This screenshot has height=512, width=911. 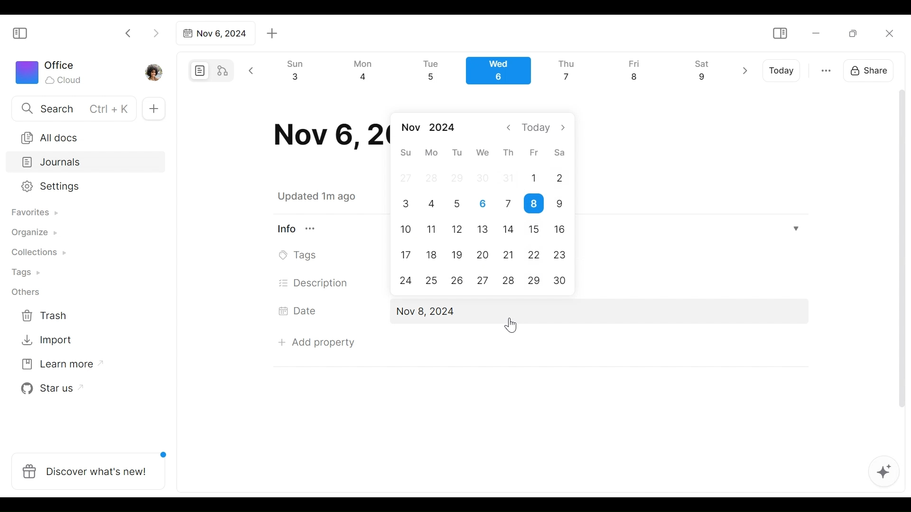 What do you see at coordinates (33, 233) in the screenshot?
I see `Organize` at bounding box center [33, 233].